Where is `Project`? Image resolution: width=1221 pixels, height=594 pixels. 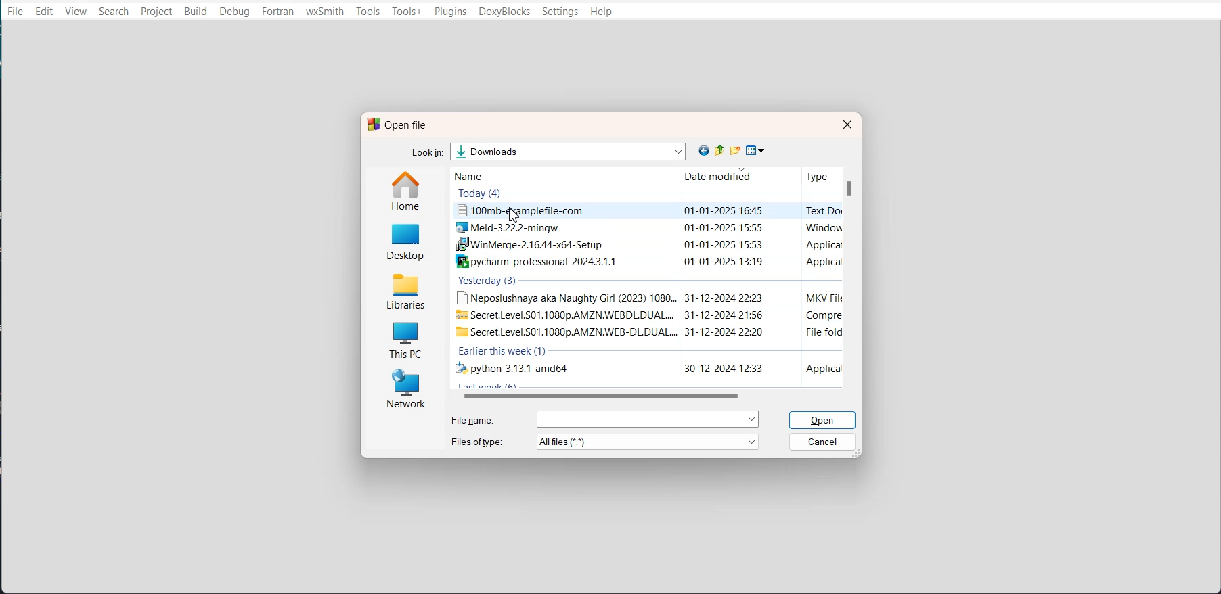
Project is located at coordinates (156, 12).